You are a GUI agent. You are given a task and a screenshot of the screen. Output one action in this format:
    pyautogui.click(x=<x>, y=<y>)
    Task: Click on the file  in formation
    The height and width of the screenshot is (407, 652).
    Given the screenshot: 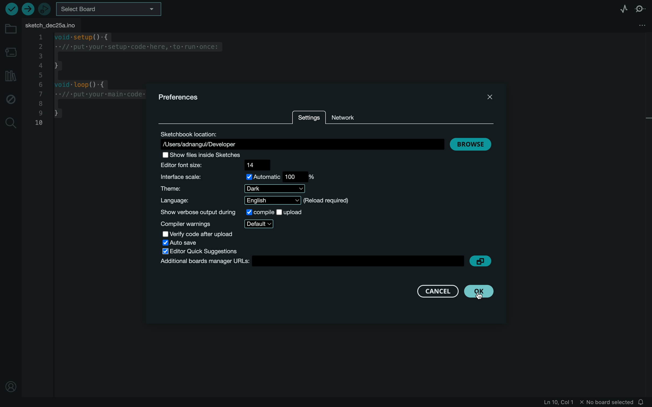 What is the action you would take?
    pyautogui.click(x=581, y=401)
    